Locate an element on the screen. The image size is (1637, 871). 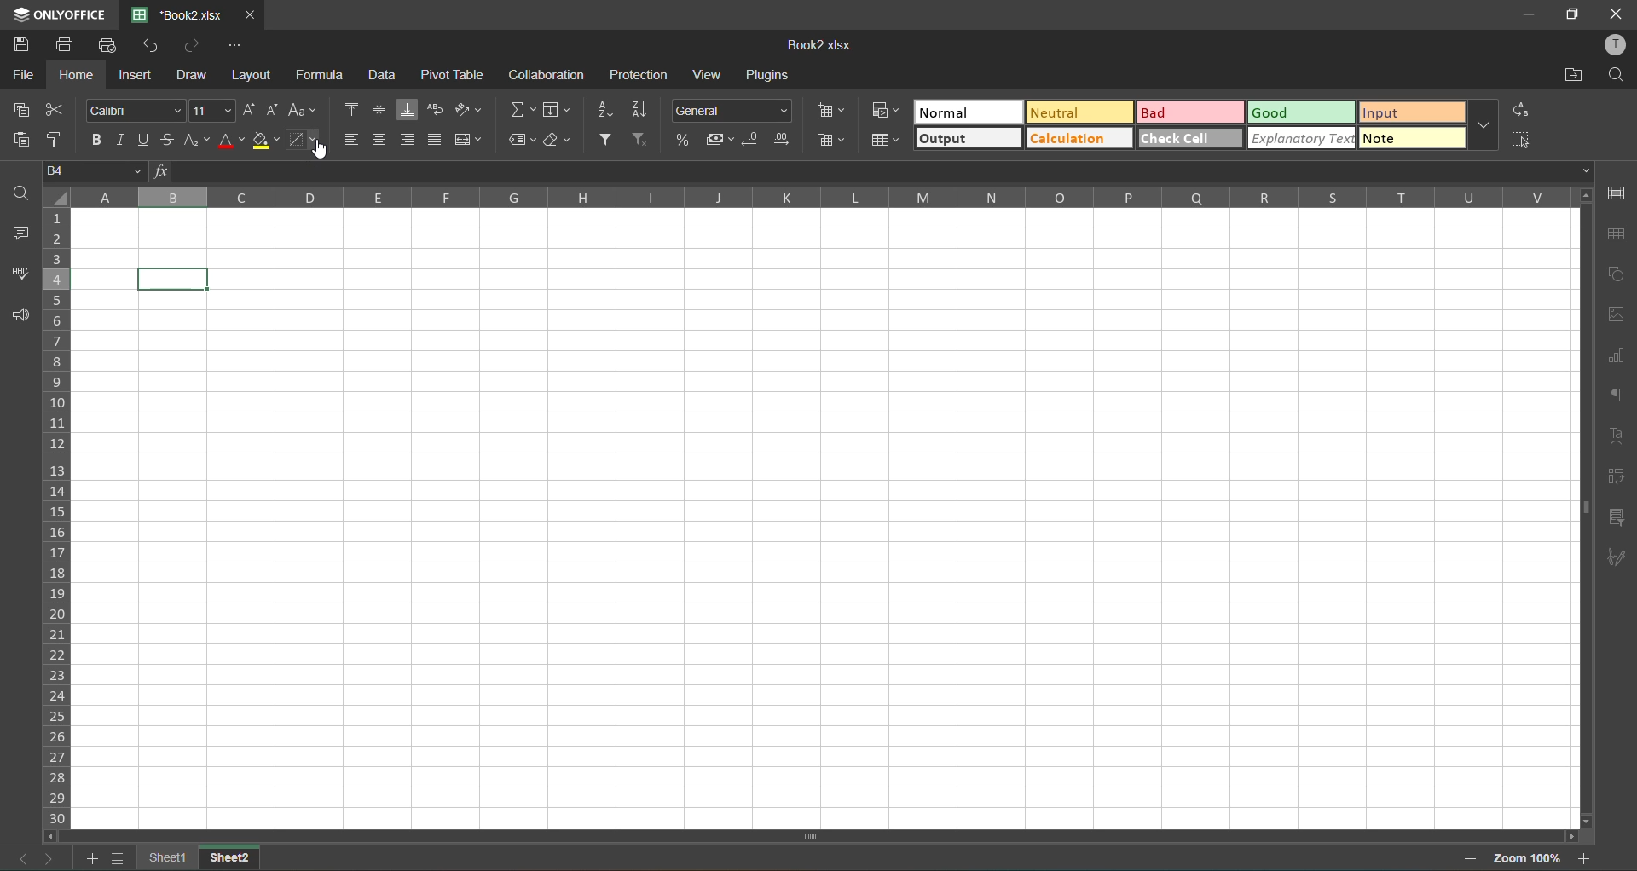
book2.xlsx is located at coordinates (825, 46).